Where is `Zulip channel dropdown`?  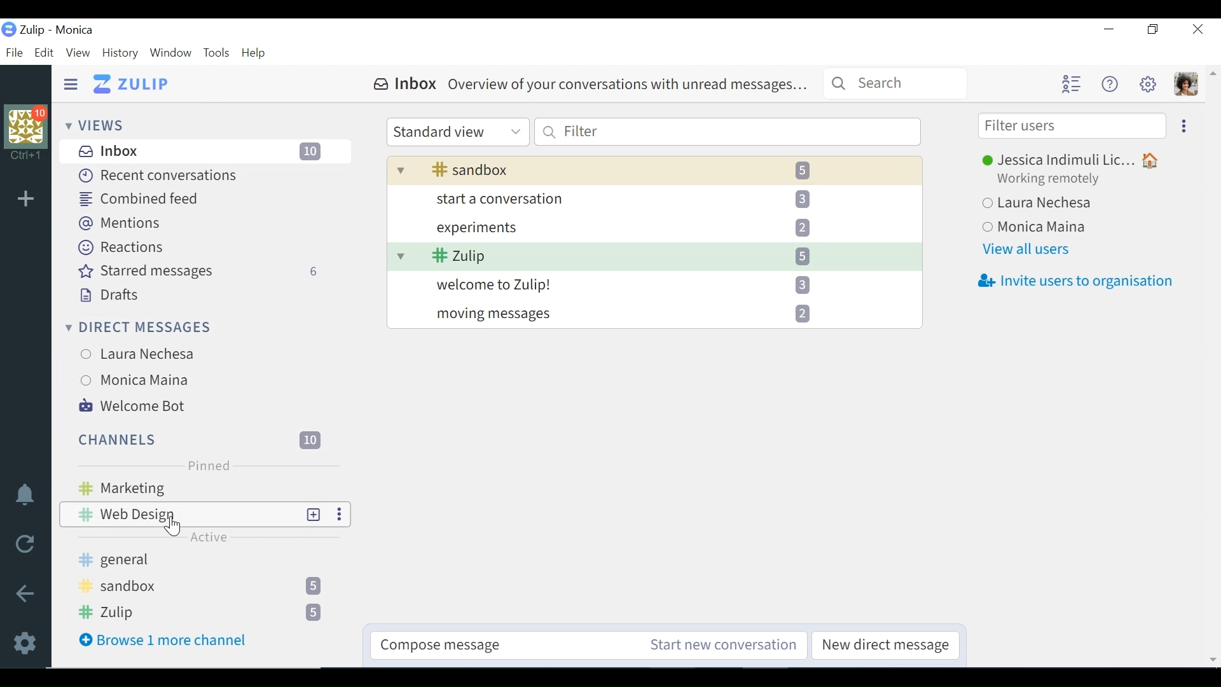
Zulip channel dropdown is located at coordinates (650, 254).